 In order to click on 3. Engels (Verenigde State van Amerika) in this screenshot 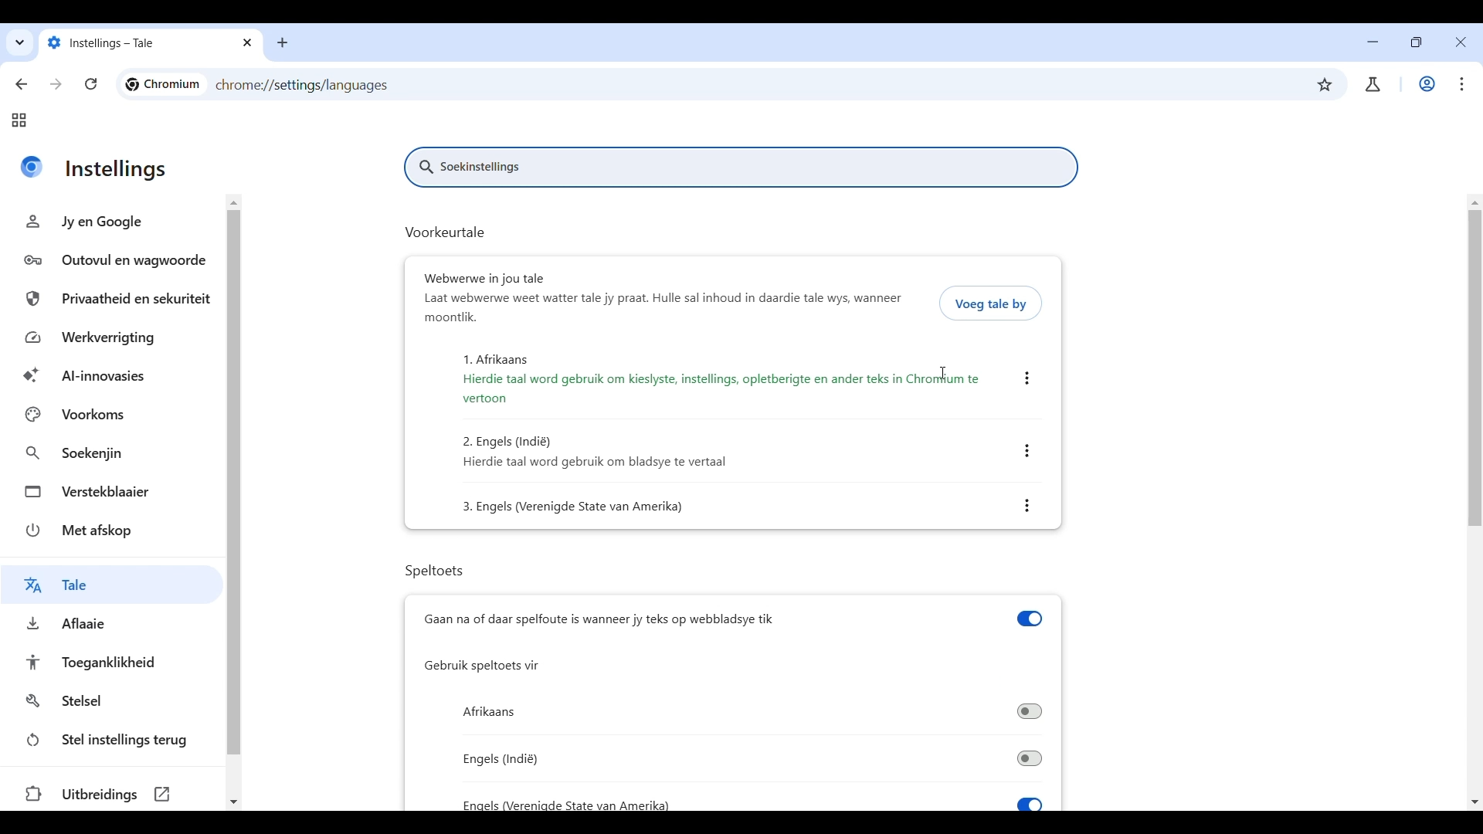, I will do `click(574, 509)`.